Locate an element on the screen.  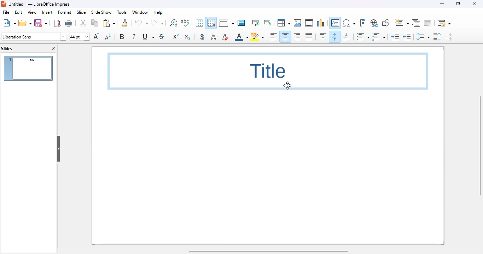
maximize is located at coordinates (458, 4).